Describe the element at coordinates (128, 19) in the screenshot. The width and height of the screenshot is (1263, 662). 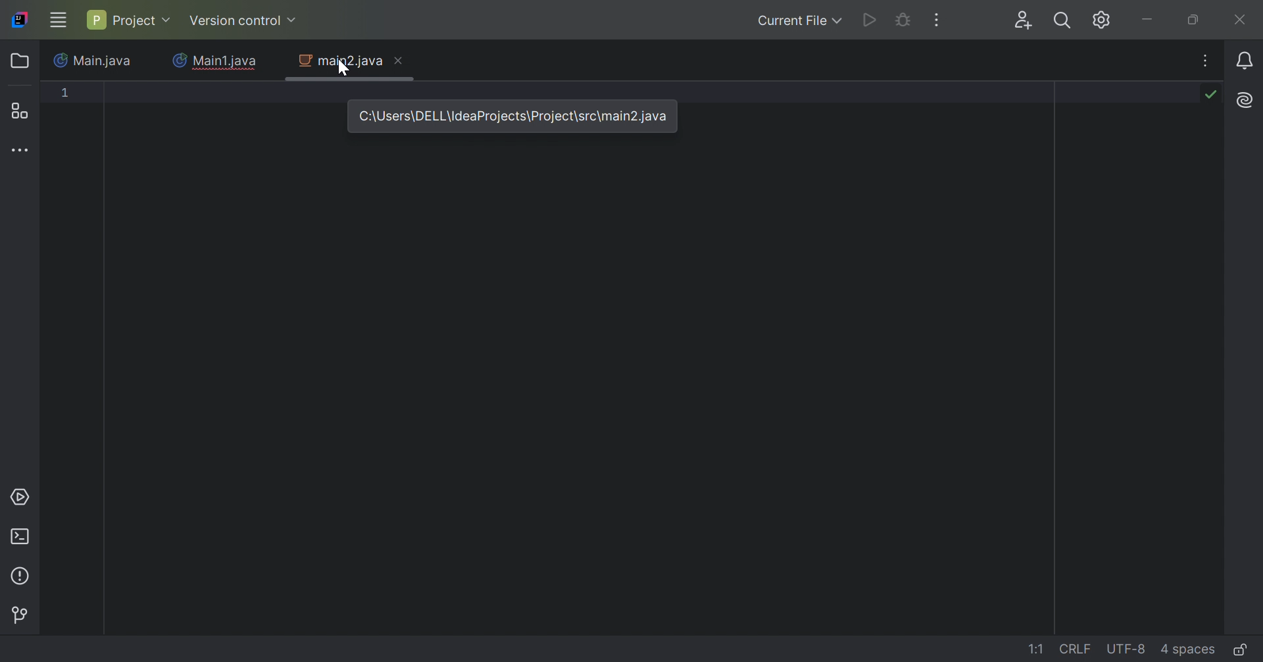
I see `Project` at that location.